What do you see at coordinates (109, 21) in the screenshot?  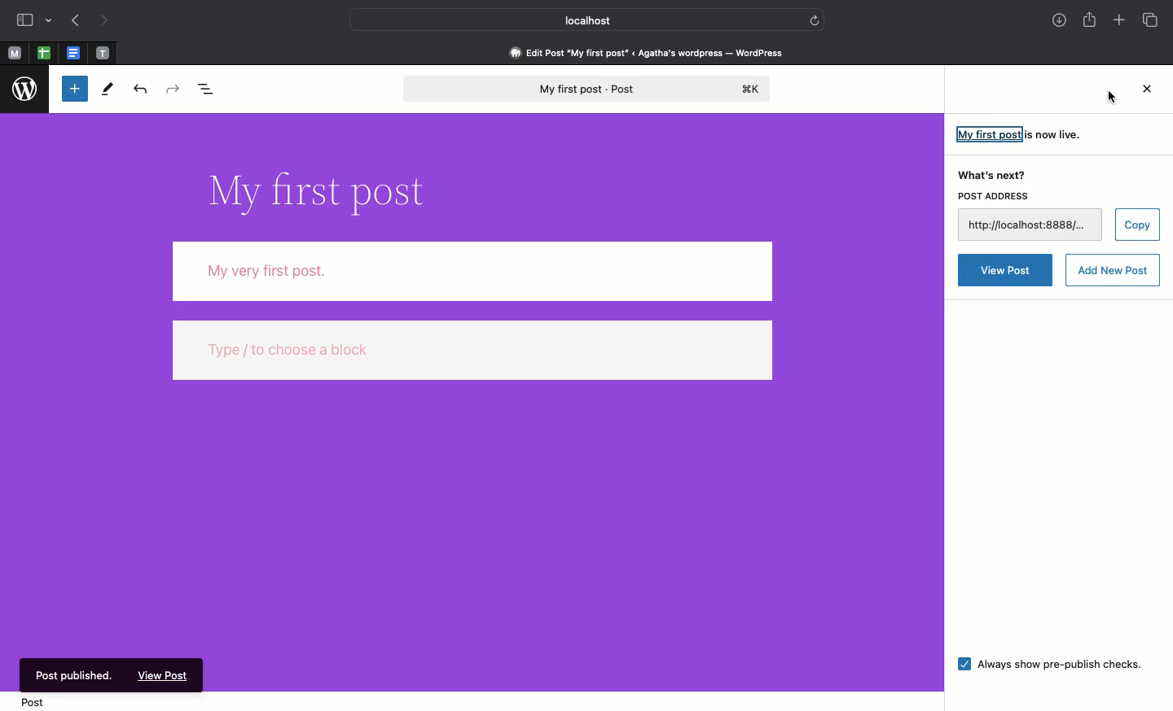 I see `Next page` at bounding box center [109, 21].